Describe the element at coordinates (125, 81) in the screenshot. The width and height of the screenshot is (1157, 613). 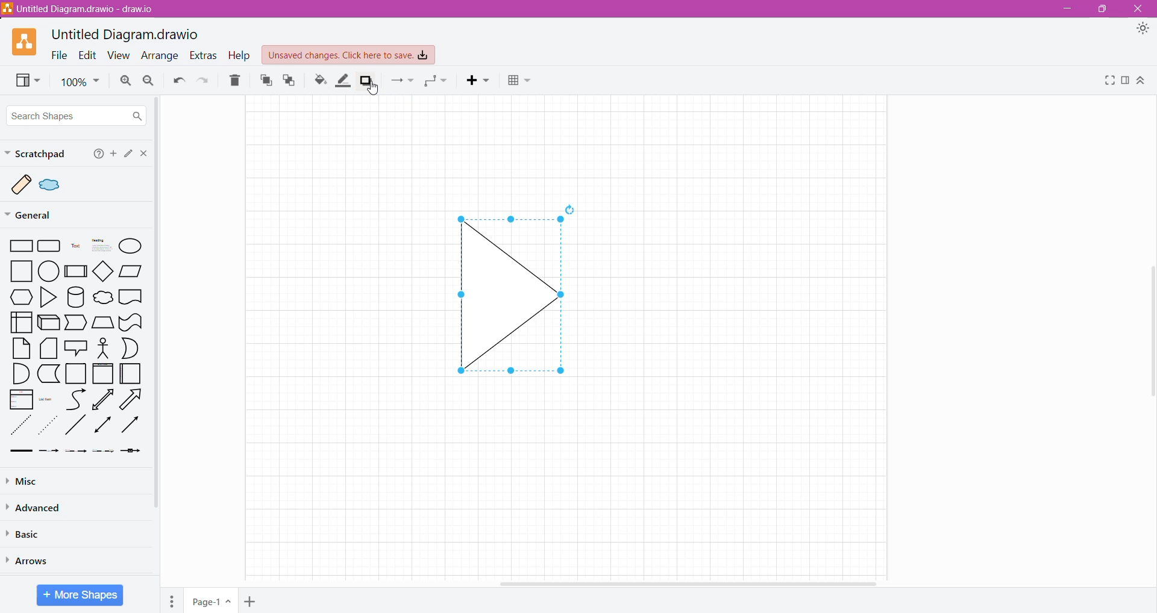
I see `Zoom In` at that location.